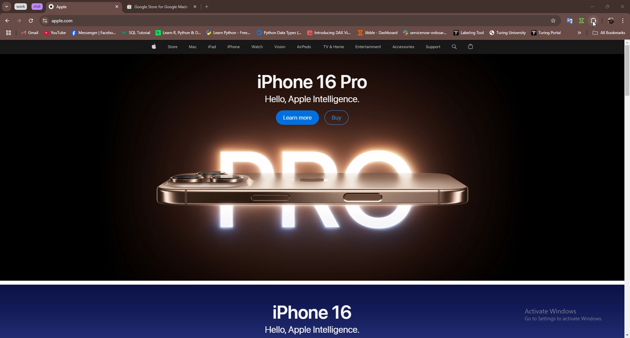 This screenshot has width=630, height=338. Describe the element at coordinates (279, 33) in the screenshot. I see `Phyton Data Types(...` at that location.